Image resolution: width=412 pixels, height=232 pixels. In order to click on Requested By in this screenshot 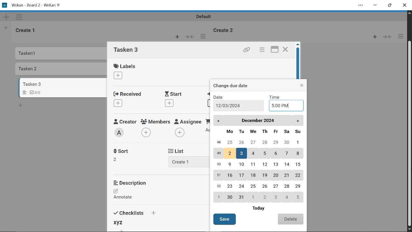, I will do `click(208, 121)`.